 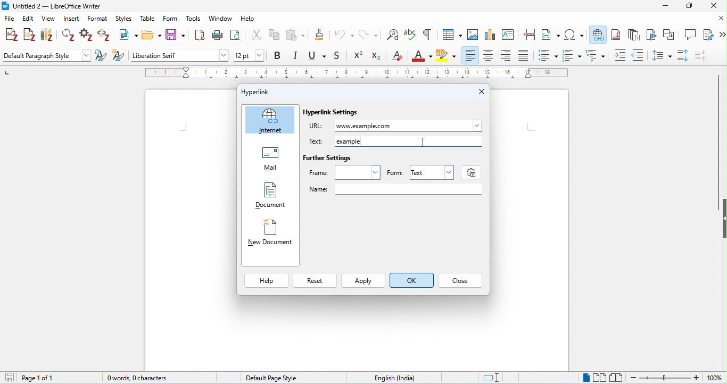 What do you see at coordinates (424, 171) in the screenshot?
I see `Text` at bounding box center [424, 171].